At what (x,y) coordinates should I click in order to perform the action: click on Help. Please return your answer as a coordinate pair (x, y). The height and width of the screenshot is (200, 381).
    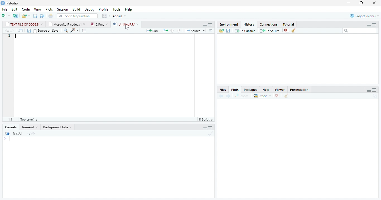
    Looking at the image, I should click on (129, 9).